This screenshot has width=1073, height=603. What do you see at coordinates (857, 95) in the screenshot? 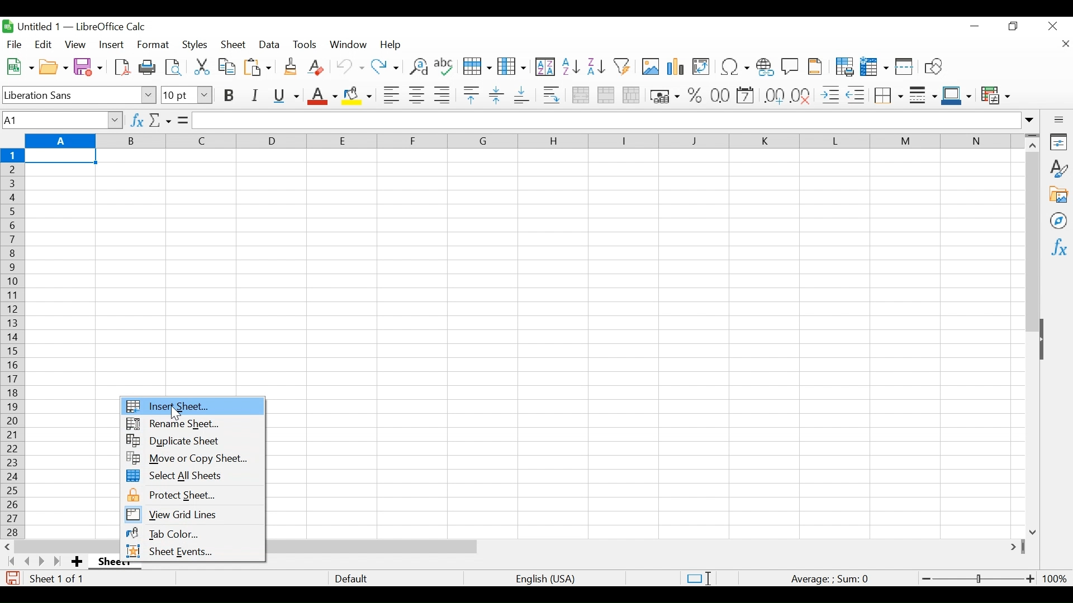
I see `Decrease indent` at bounding box center [857, 95].